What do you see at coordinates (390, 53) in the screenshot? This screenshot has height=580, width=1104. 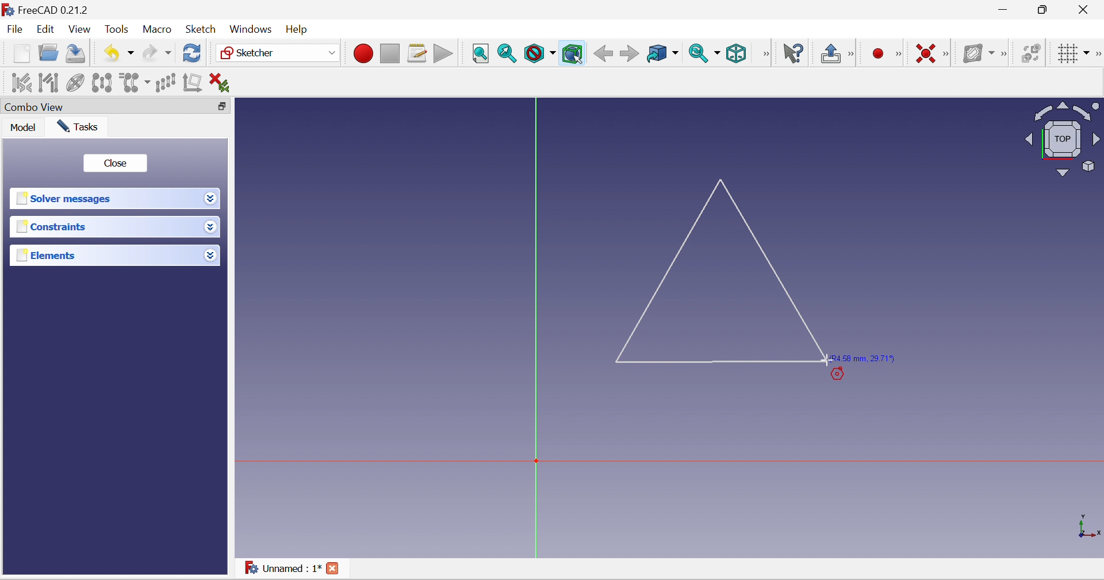 I see `Stop macro recording` at bounding box center [390, 53].